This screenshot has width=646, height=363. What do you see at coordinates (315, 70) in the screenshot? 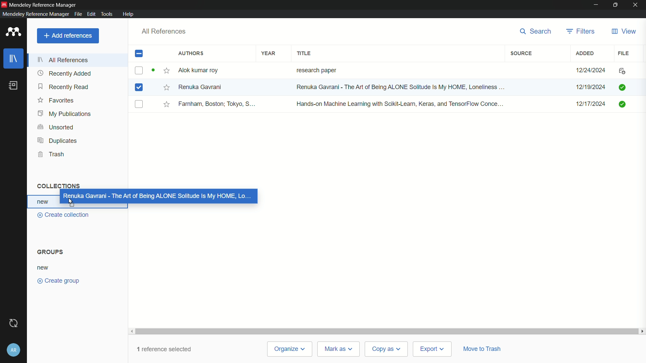
I see `research paper` at bounding box center [315, 70].